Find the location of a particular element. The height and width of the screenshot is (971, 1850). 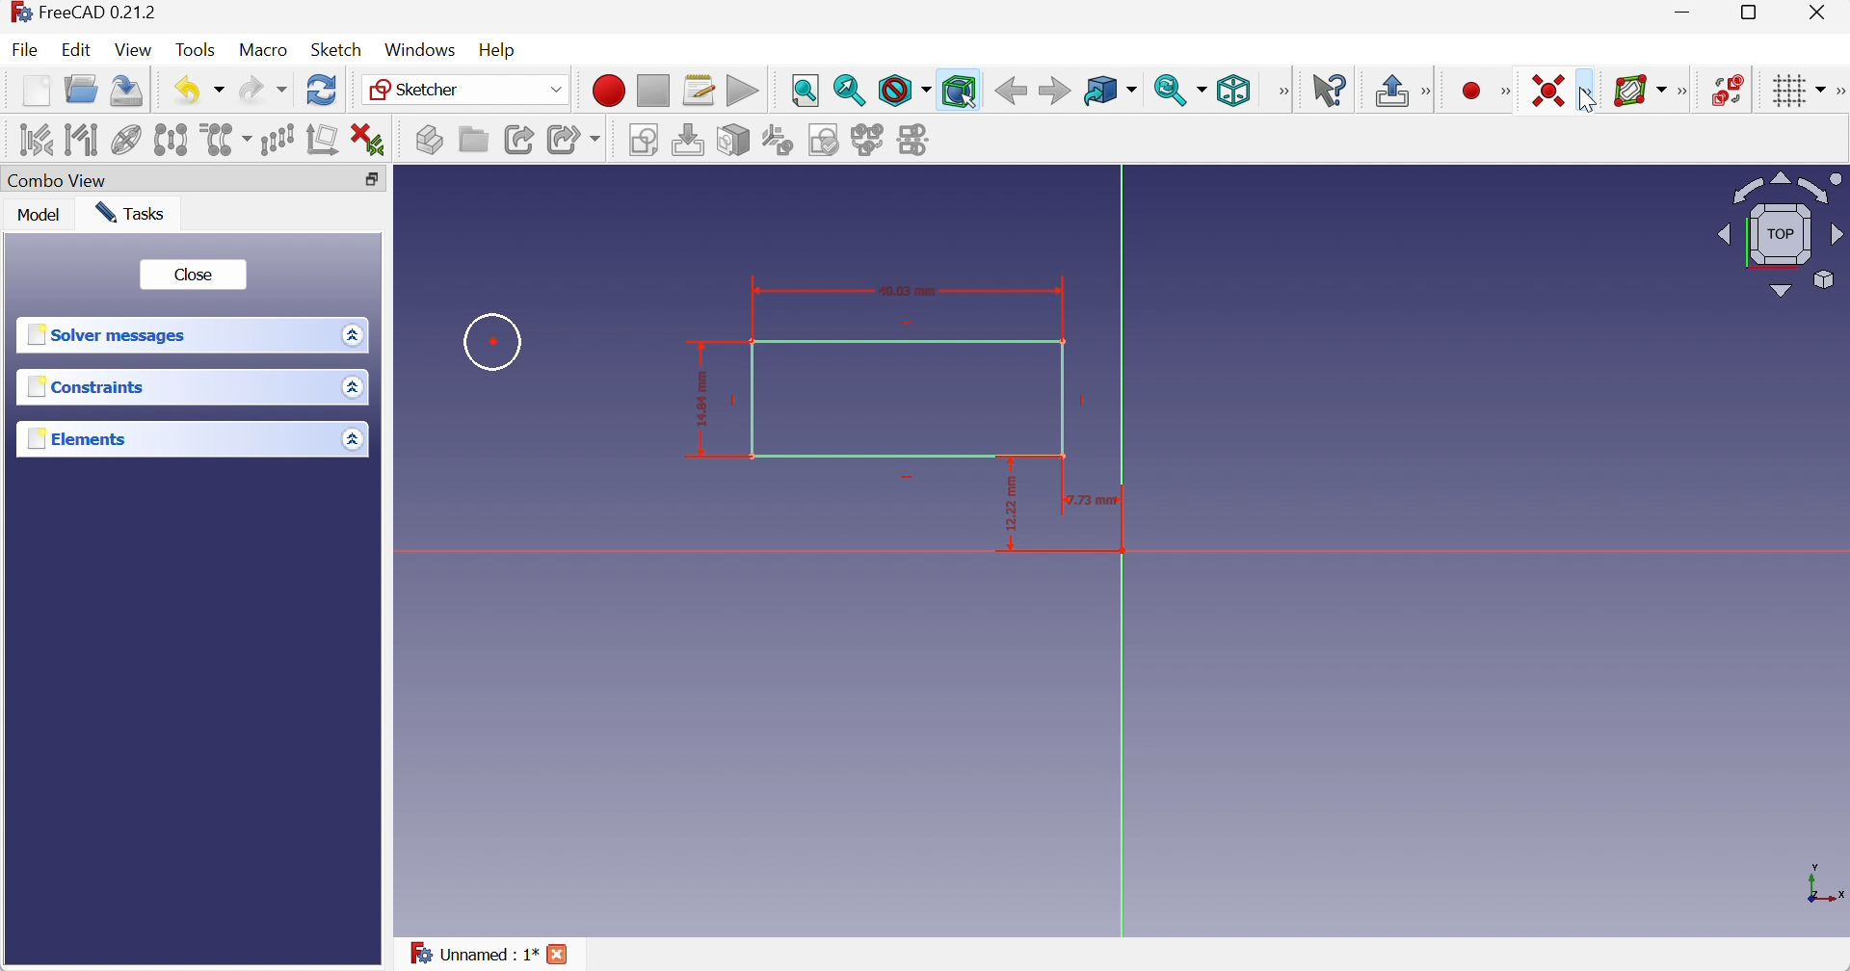

Save is located at coordinates (124, 92).